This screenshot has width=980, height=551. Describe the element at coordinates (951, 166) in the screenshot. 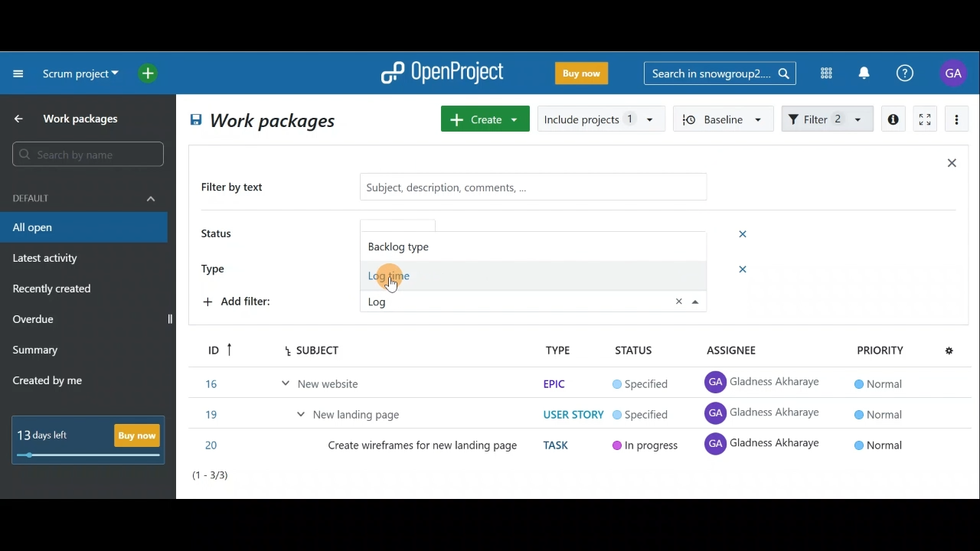

I see `Close` at that location.